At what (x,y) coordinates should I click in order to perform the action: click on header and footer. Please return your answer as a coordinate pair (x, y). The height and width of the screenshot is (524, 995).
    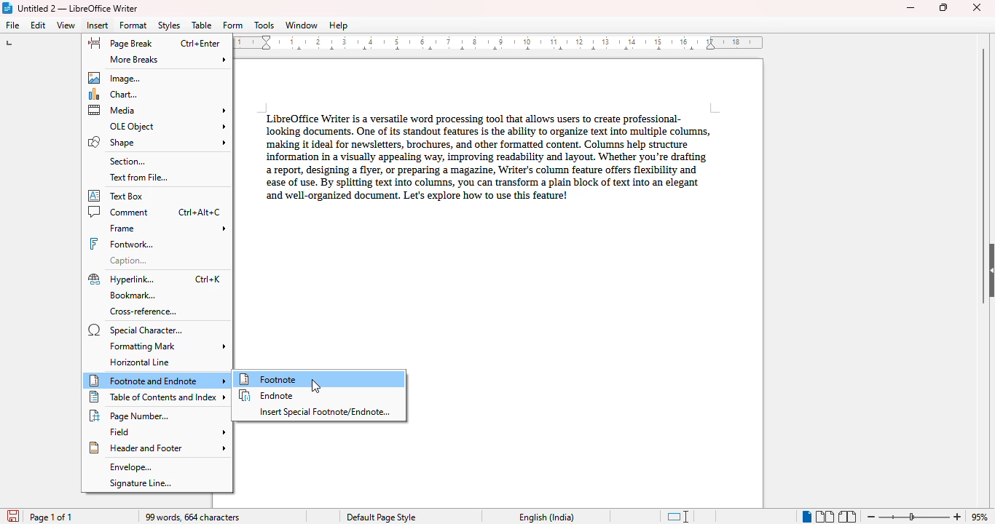
    Looking at the image, I should click on (157, 448).